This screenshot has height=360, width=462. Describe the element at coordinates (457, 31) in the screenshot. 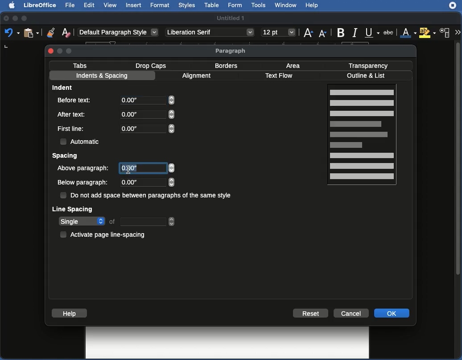

I see `More` at that location.